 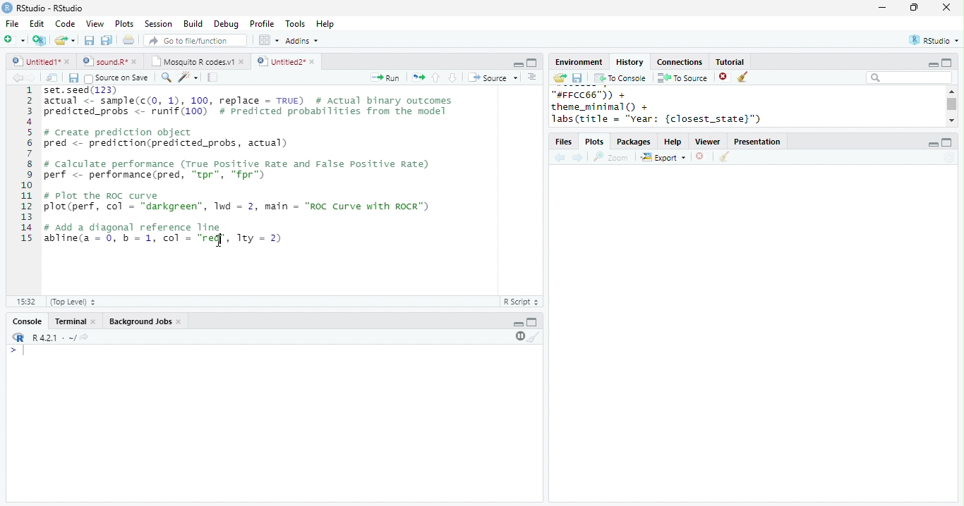 What do you see at coordinates (251, 104) in the screenshot?
I see `set.seed(123) actual <- sample(c(0, 1), 100, replace = TRUE) # Actual binary outcomespredicted probs < runif(100) # Predicted probabilities from the model` at bounding box center [251, 104].